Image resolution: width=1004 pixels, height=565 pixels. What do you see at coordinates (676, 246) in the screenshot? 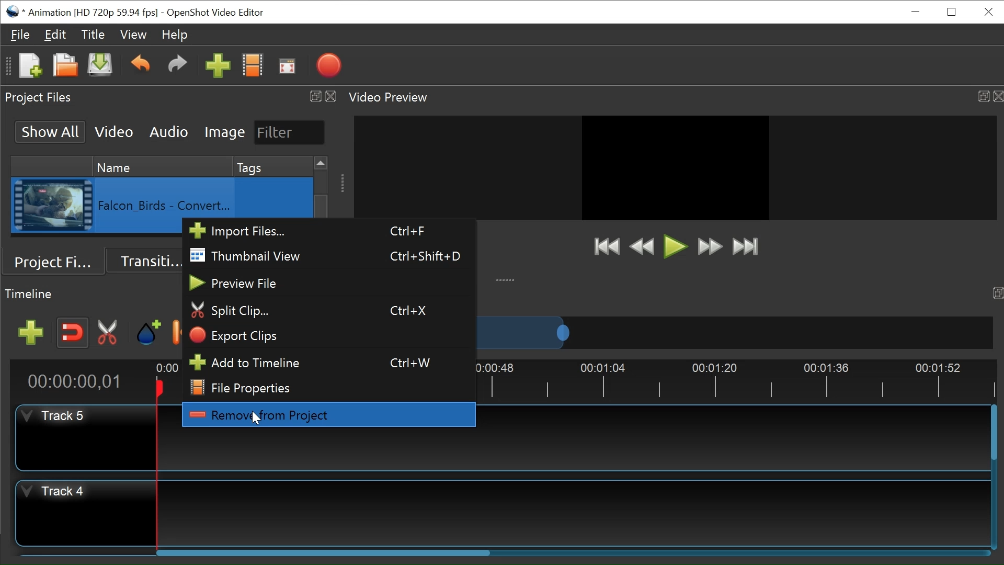
I see `Play` at bounding box center [676, 246].